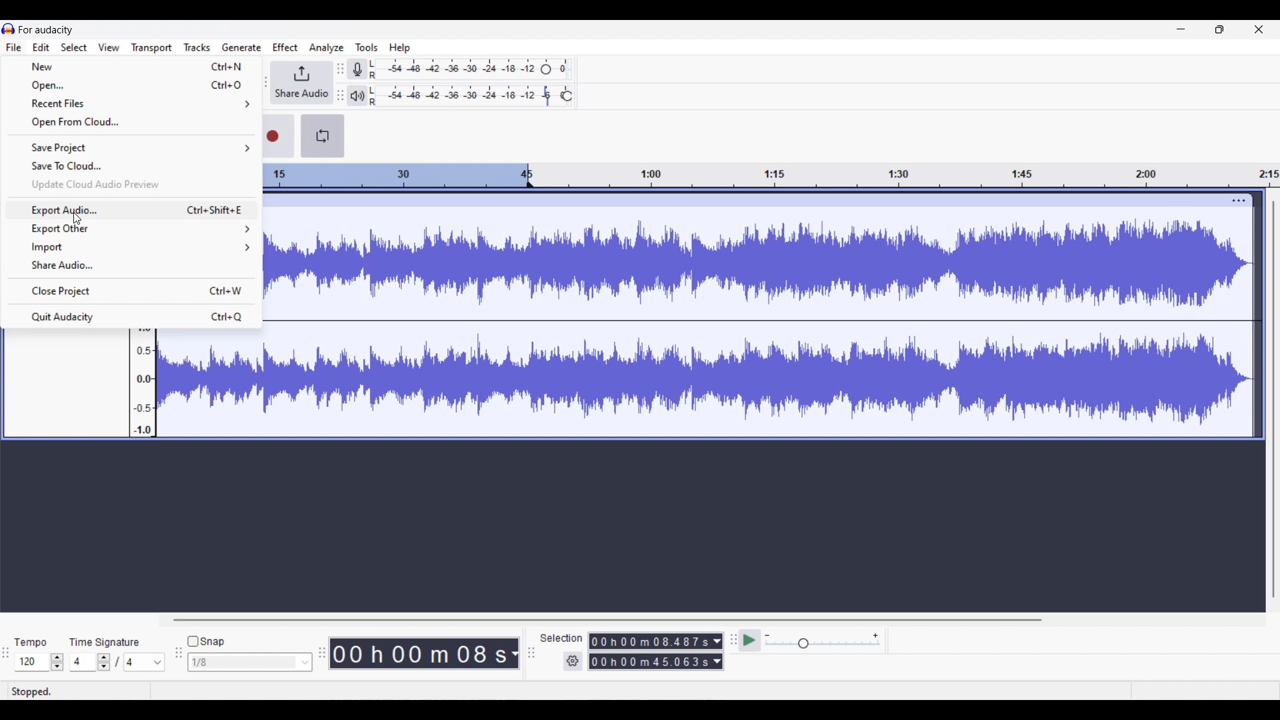  What do you see at coordinates (133, 103) in the screenshot?
I see `Recent files options` at bounding box center [133, 103].